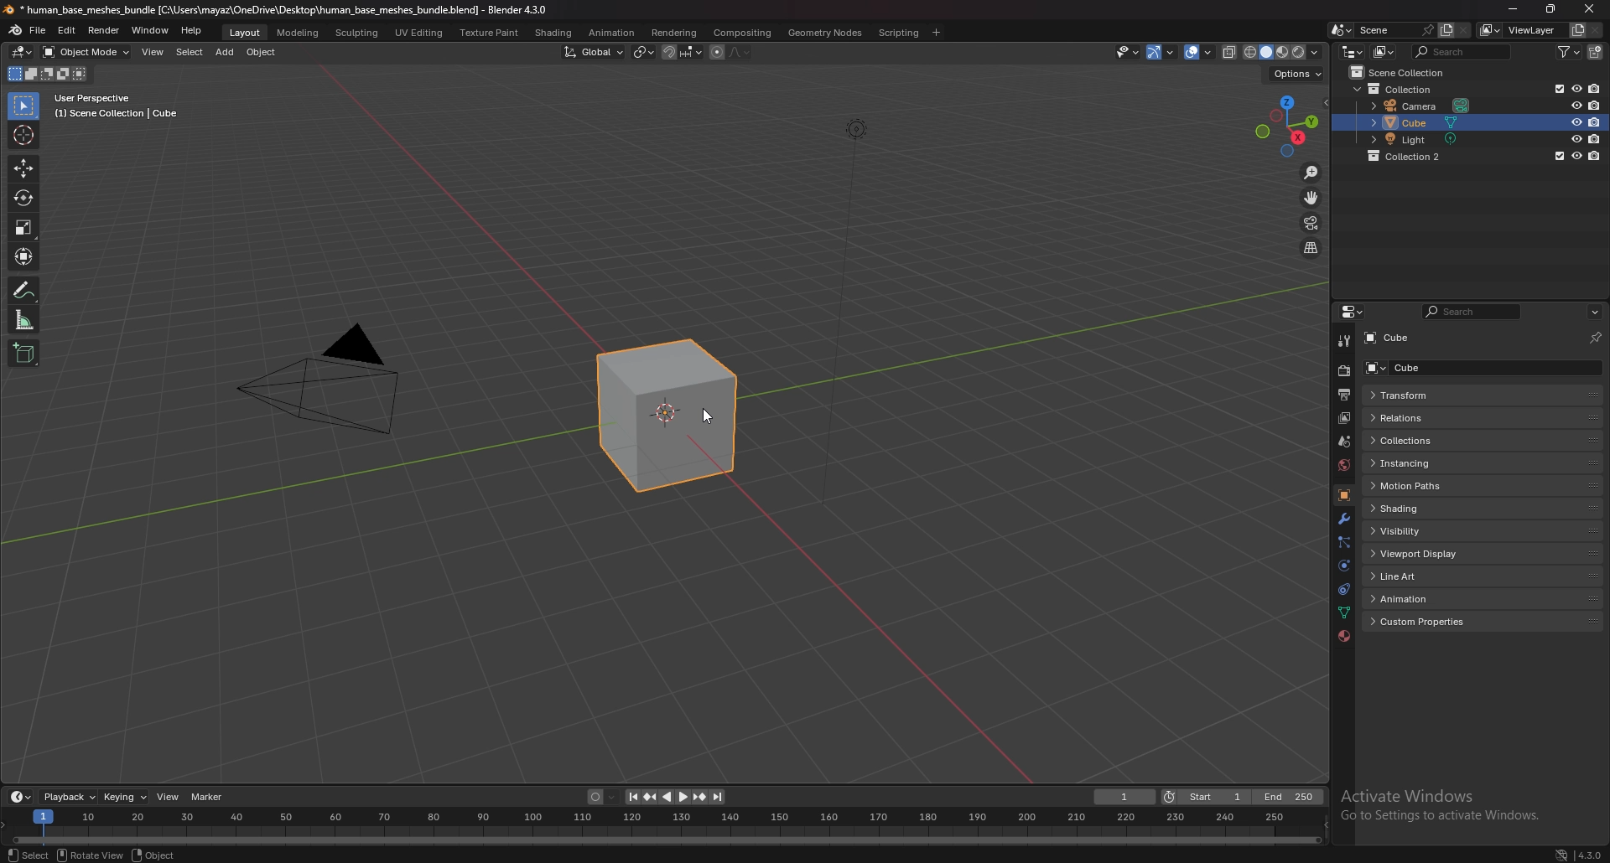  I want to click on auto keying, so click(604, 797).